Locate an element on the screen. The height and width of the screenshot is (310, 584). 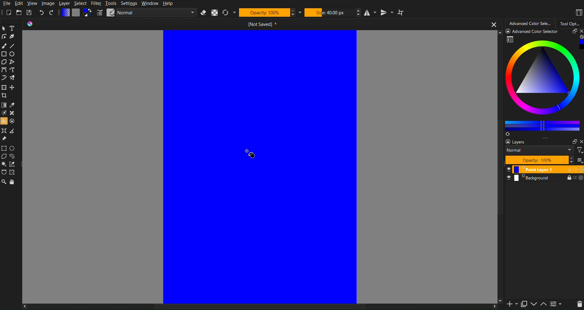
[Not Saved] is located at coordinates (262, 23).